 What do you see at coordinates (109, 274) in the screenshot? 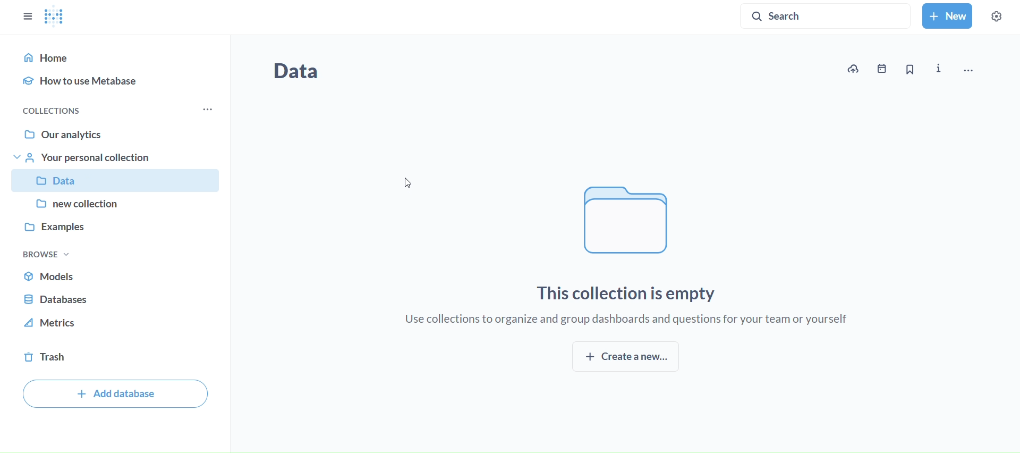
I see `models` at bounding box center [109, 274].